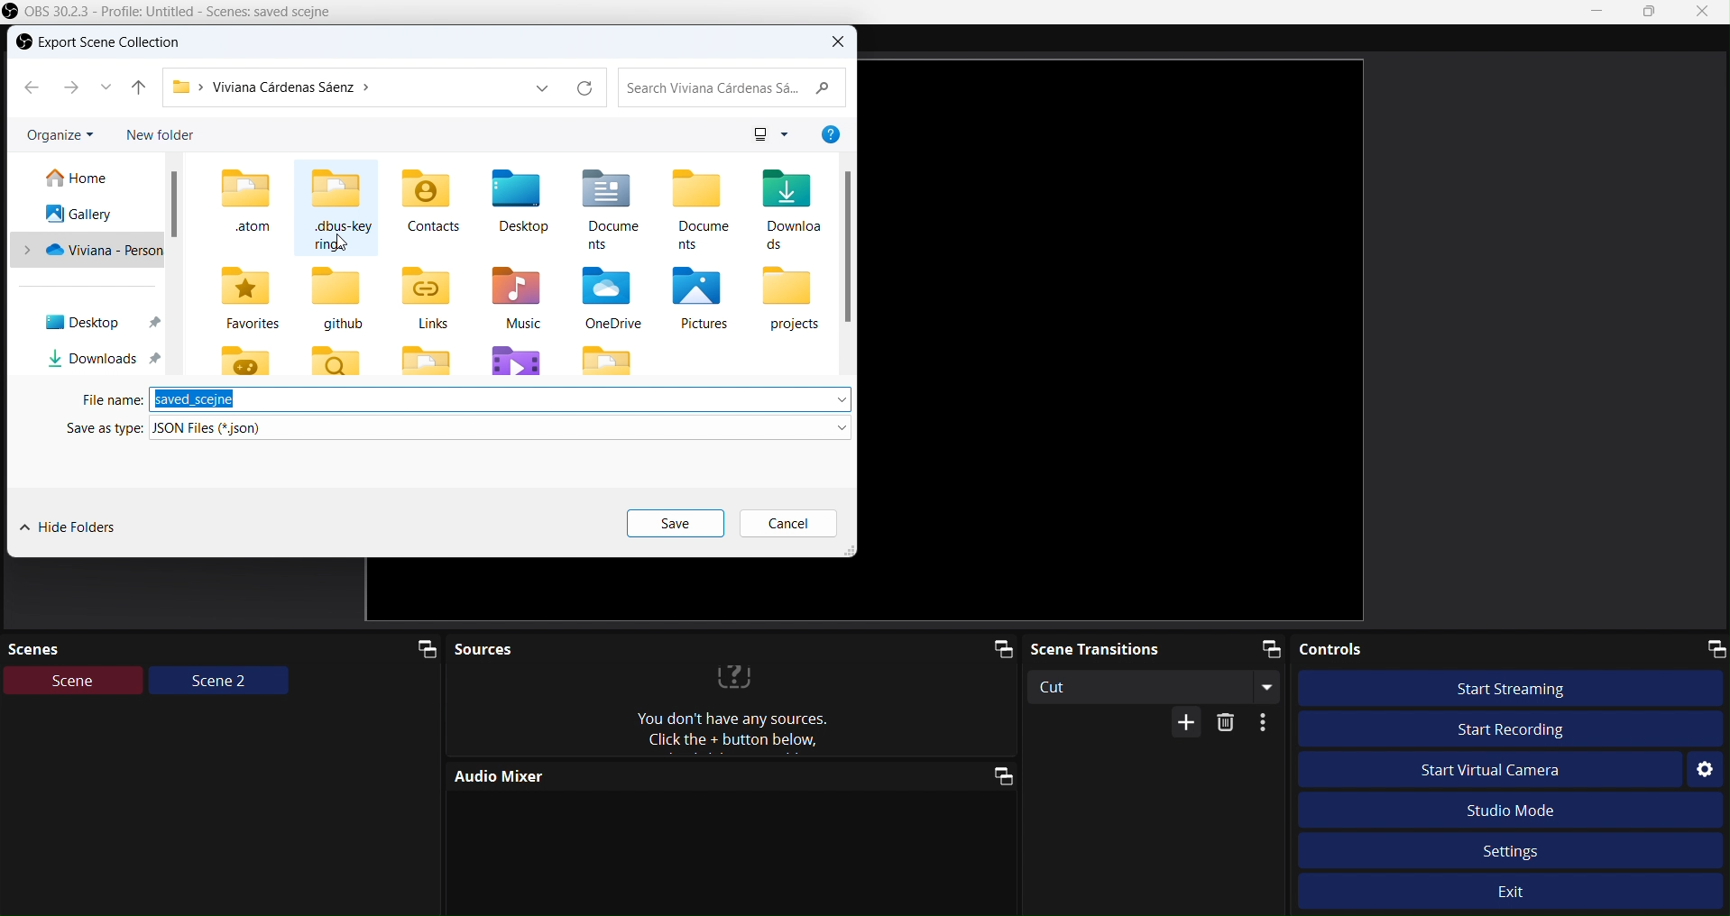  I want to click on Music, so click(514, 298).